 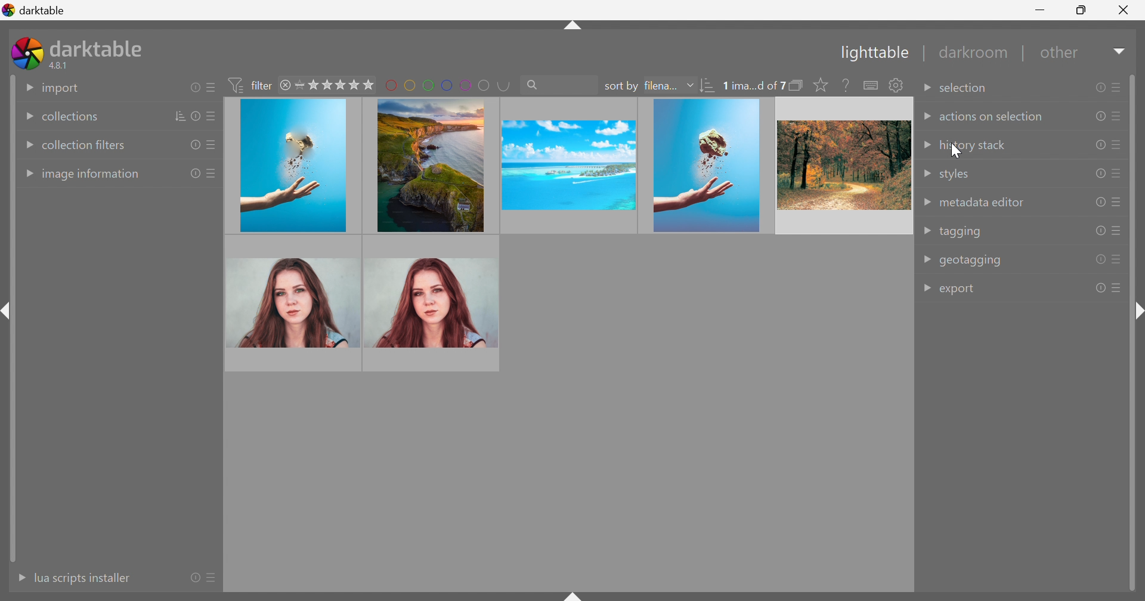 I want to click on Drop Down, so click(x=26, y=86).